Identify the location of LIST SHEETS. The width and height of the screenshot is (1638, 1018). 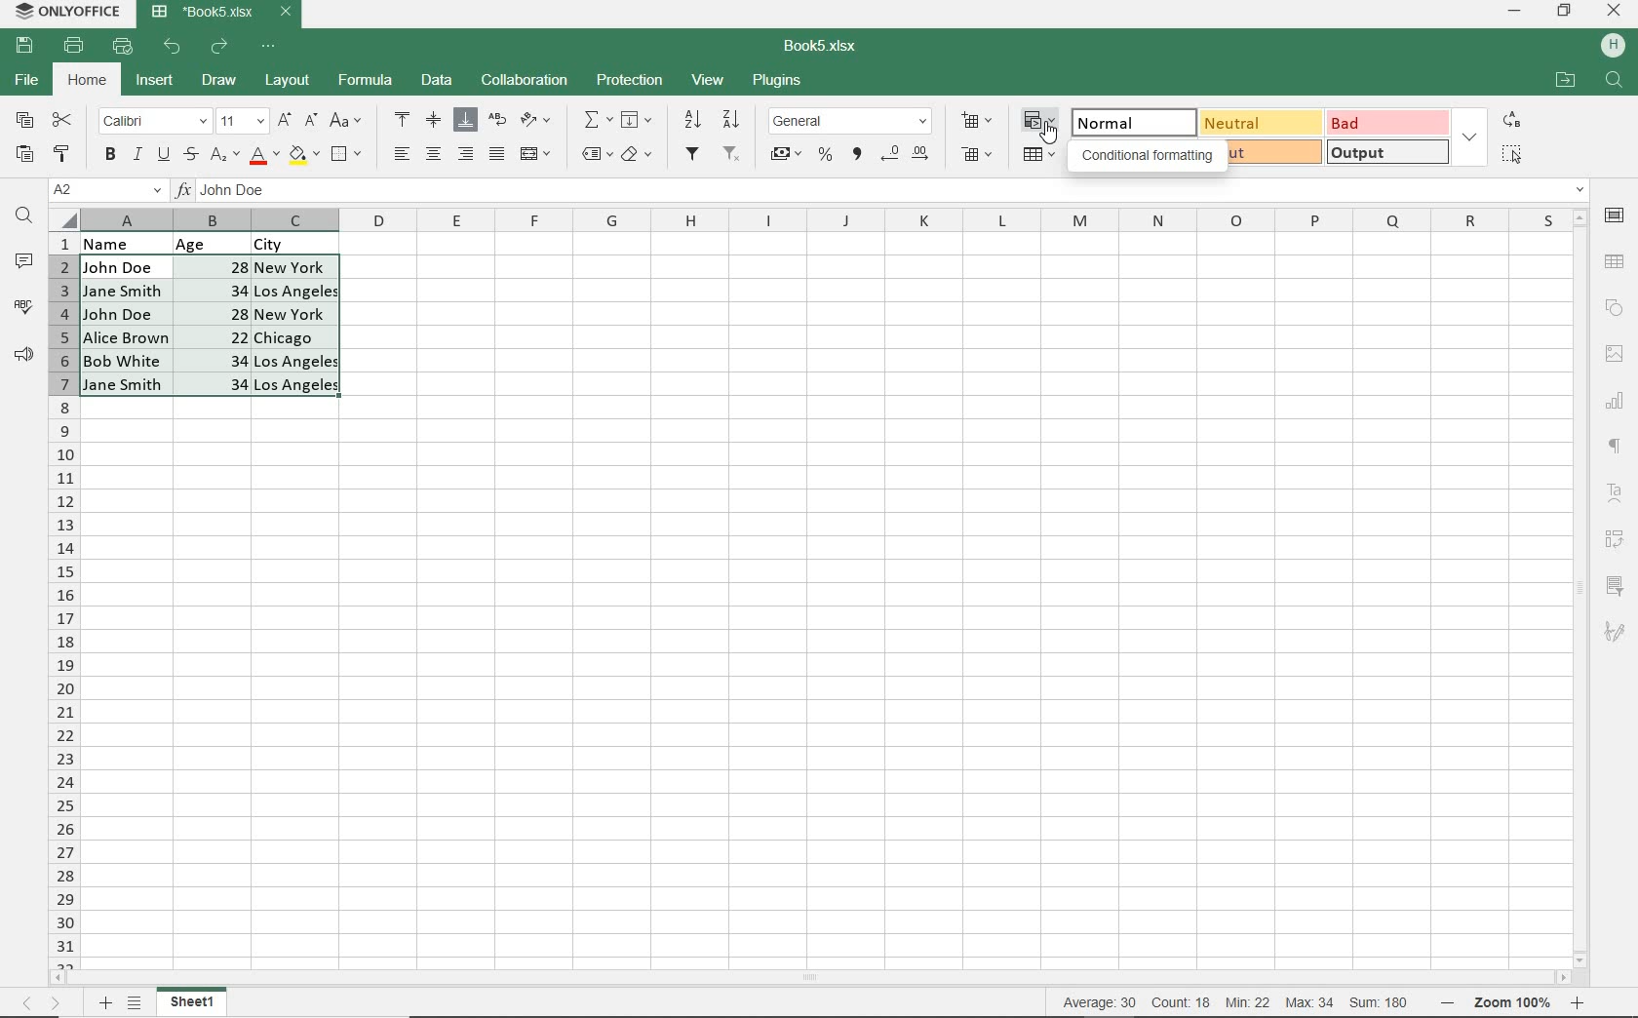
(138, 1003).